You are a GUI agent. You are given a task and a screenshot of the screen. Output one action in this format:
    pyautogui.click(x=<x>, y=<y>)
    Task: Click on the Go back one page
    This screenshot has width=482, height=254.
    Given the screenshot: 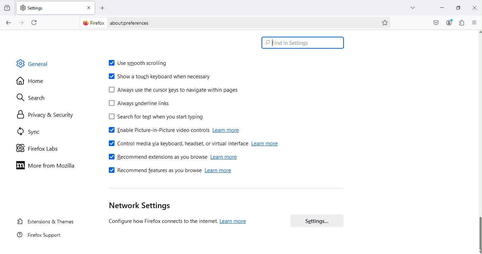 What is the action you would take?
    pyautogui.click(x=8, y=23)
    